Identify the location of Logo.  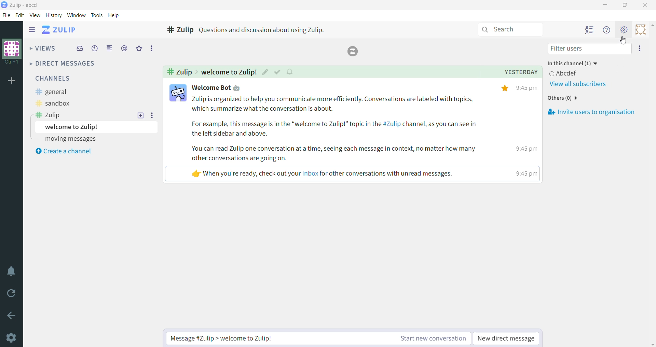
(352, 52).